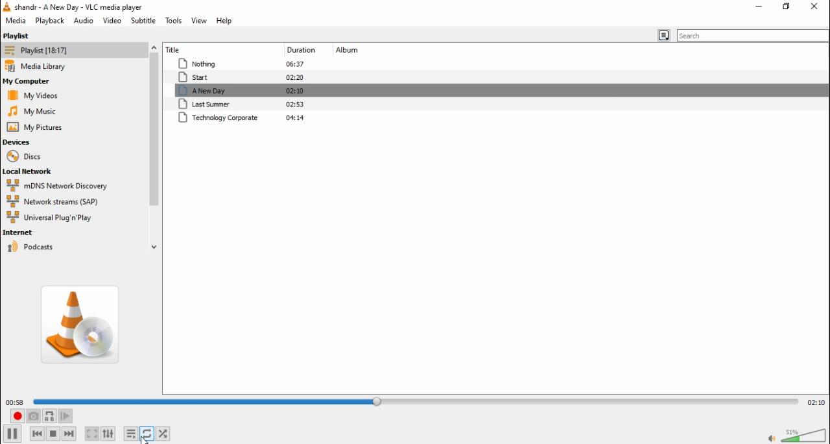  What do you see at coordinates (240, 64) in the screenshot?
I see `nothing 06:37` at bounding box center [240, 64].